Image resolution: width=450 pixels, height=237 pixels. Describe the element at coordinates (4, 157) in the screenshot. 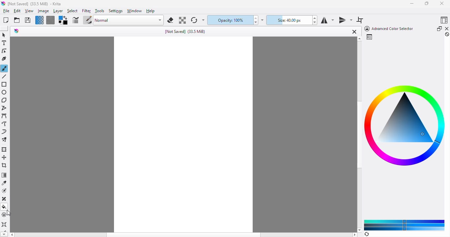

I see `move a layer` at that location.